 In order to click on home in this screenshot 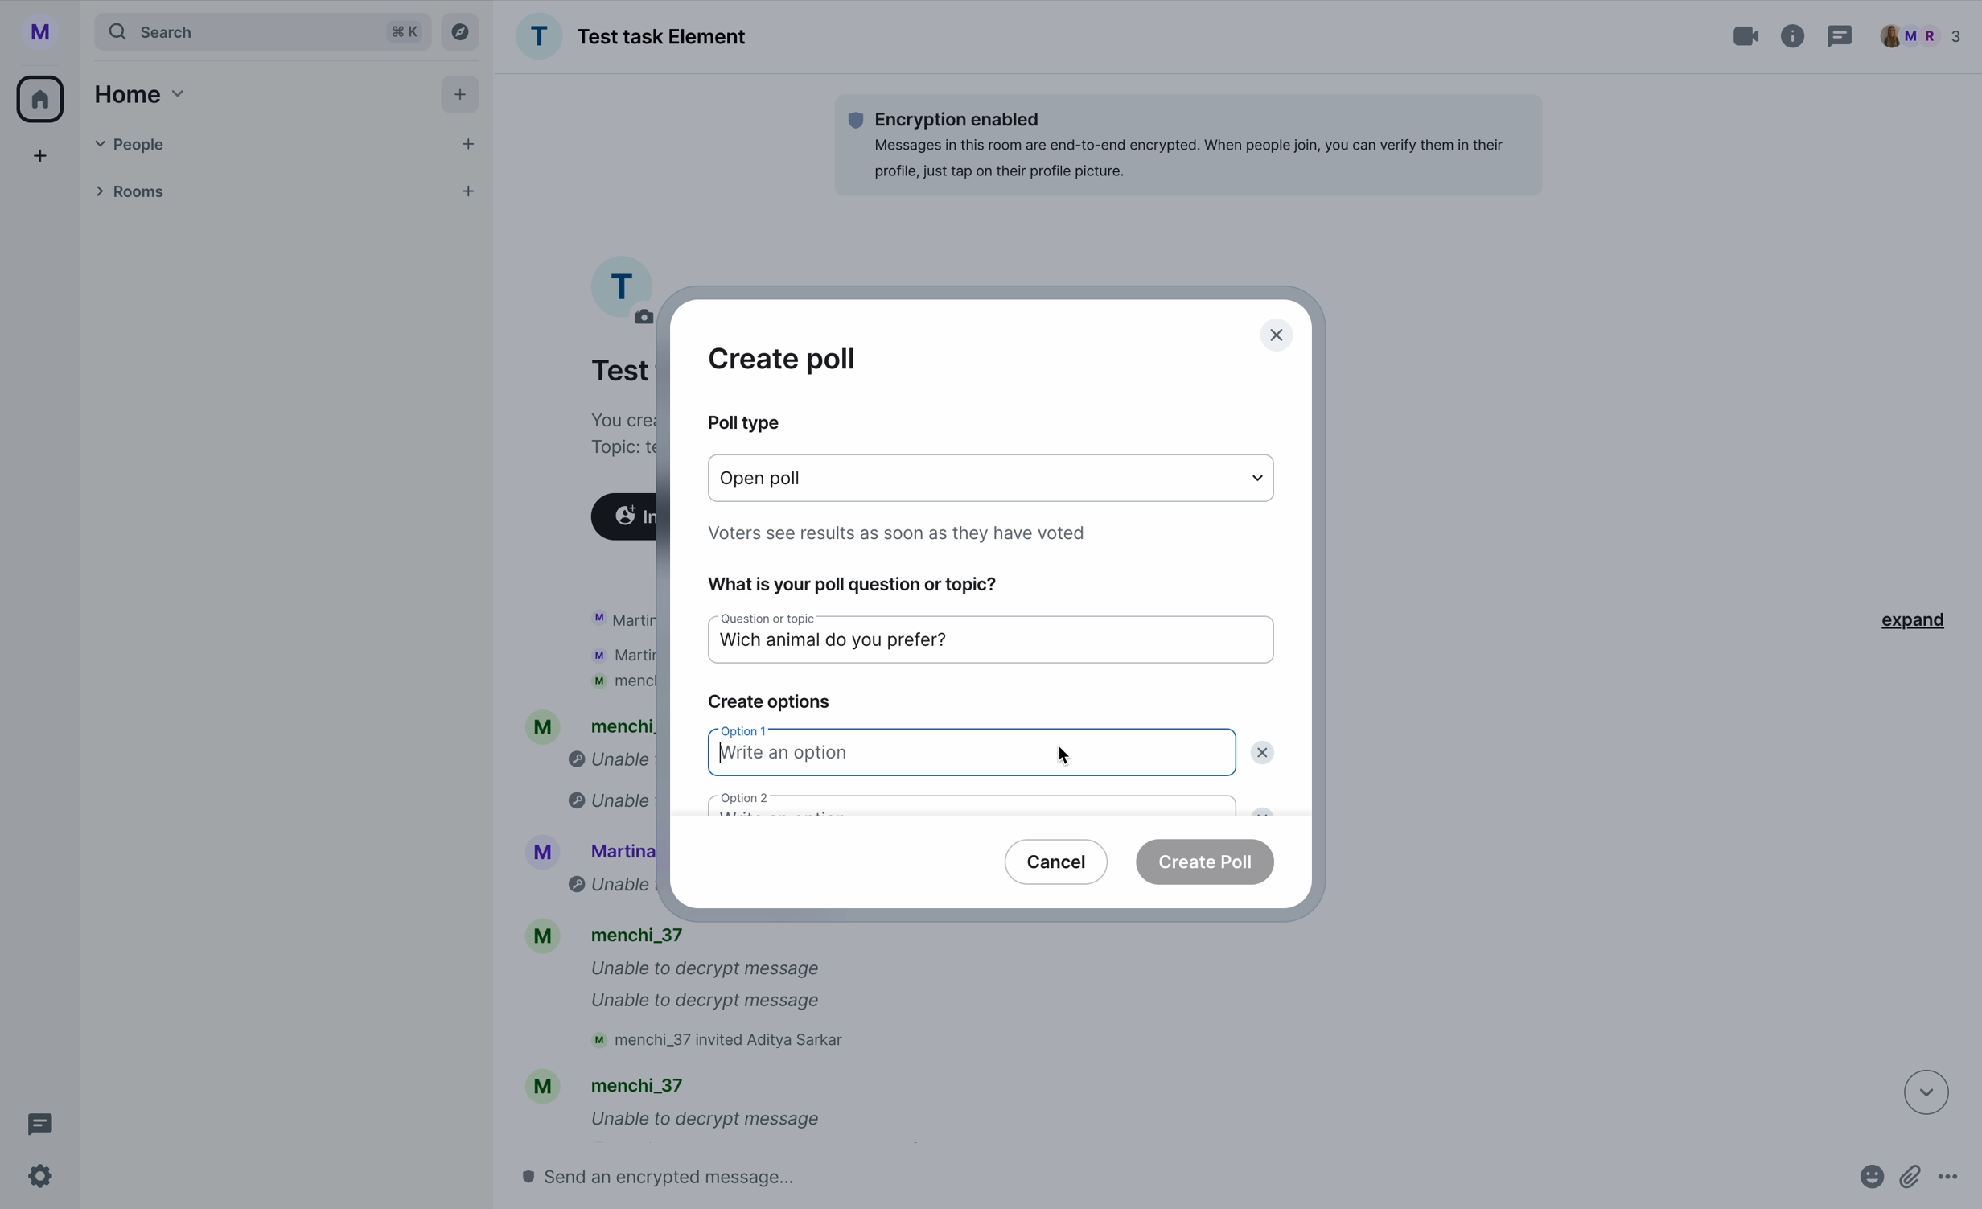, I will do `click(136, 93)`.